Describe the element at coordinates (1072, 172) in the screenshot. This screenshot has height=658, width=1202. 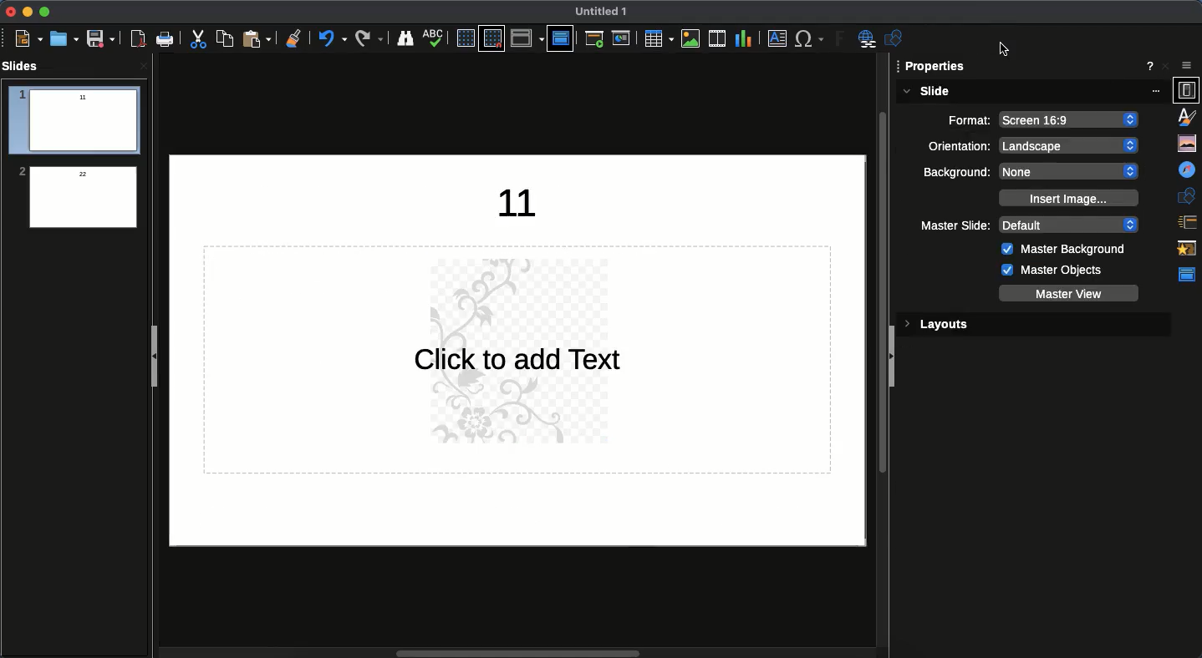
I see `none` at that location.